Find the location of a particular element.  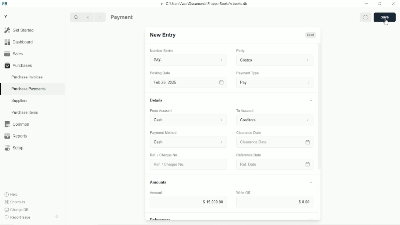

To Account is located at coordinates (244, 110).